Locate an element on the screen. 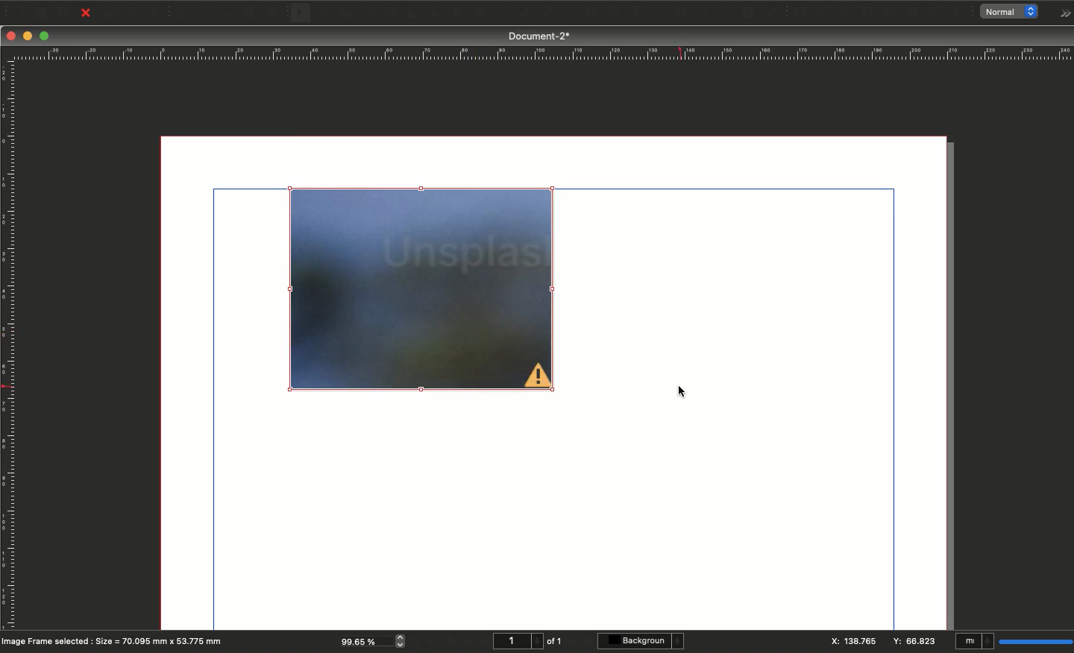  Table is located at coordinates (389, 14).